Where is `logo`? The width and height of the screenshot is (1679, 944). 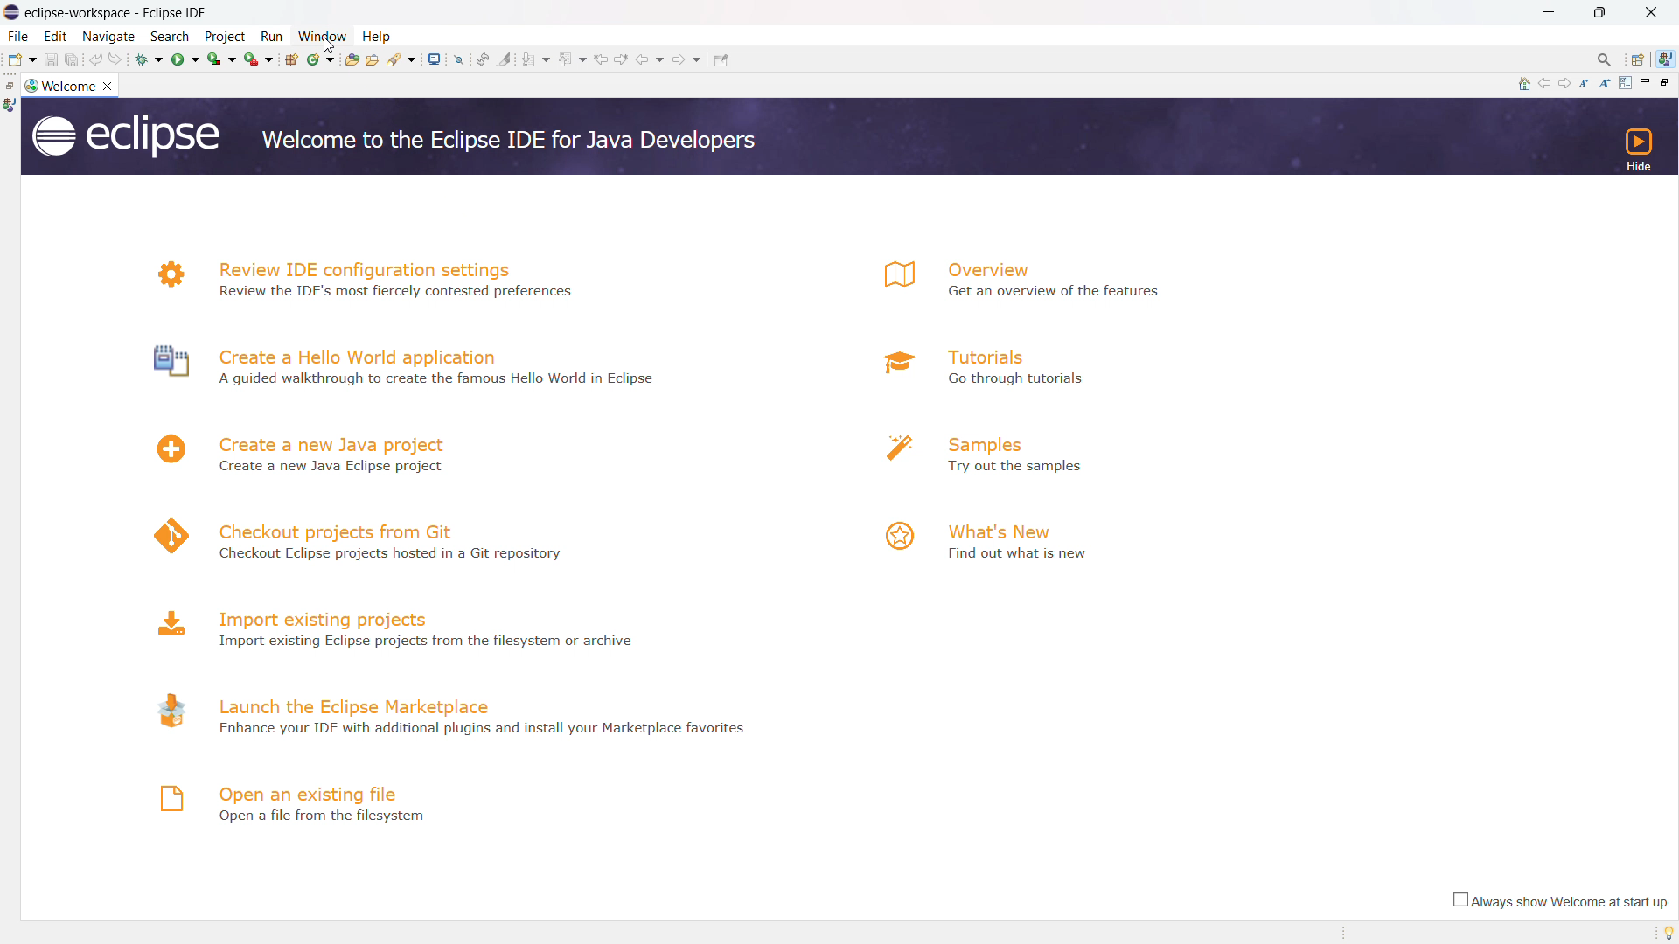 logo is located at coordinates (163, 364).